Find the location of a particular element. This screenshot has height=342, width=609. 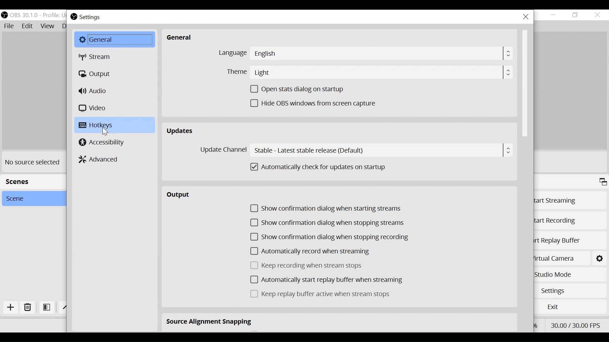

Vertical Scroll bar is located at coordinates (525, 83).